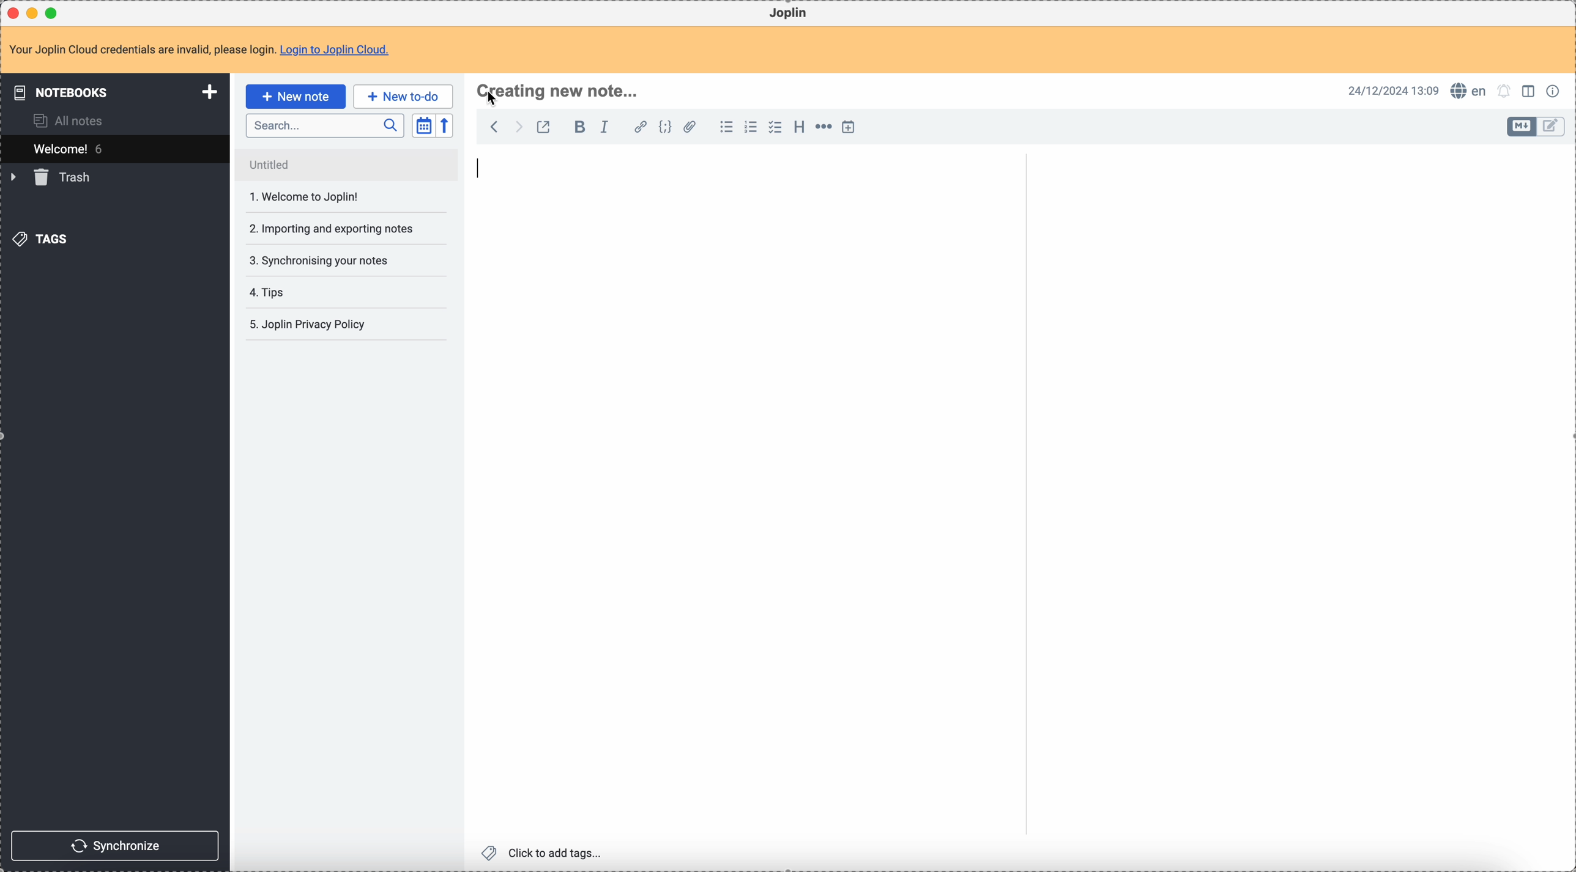 The image size is (1576, 872). Describe the element at coordinates (324, 126) in the screenshot. I see `search bar` at that location.